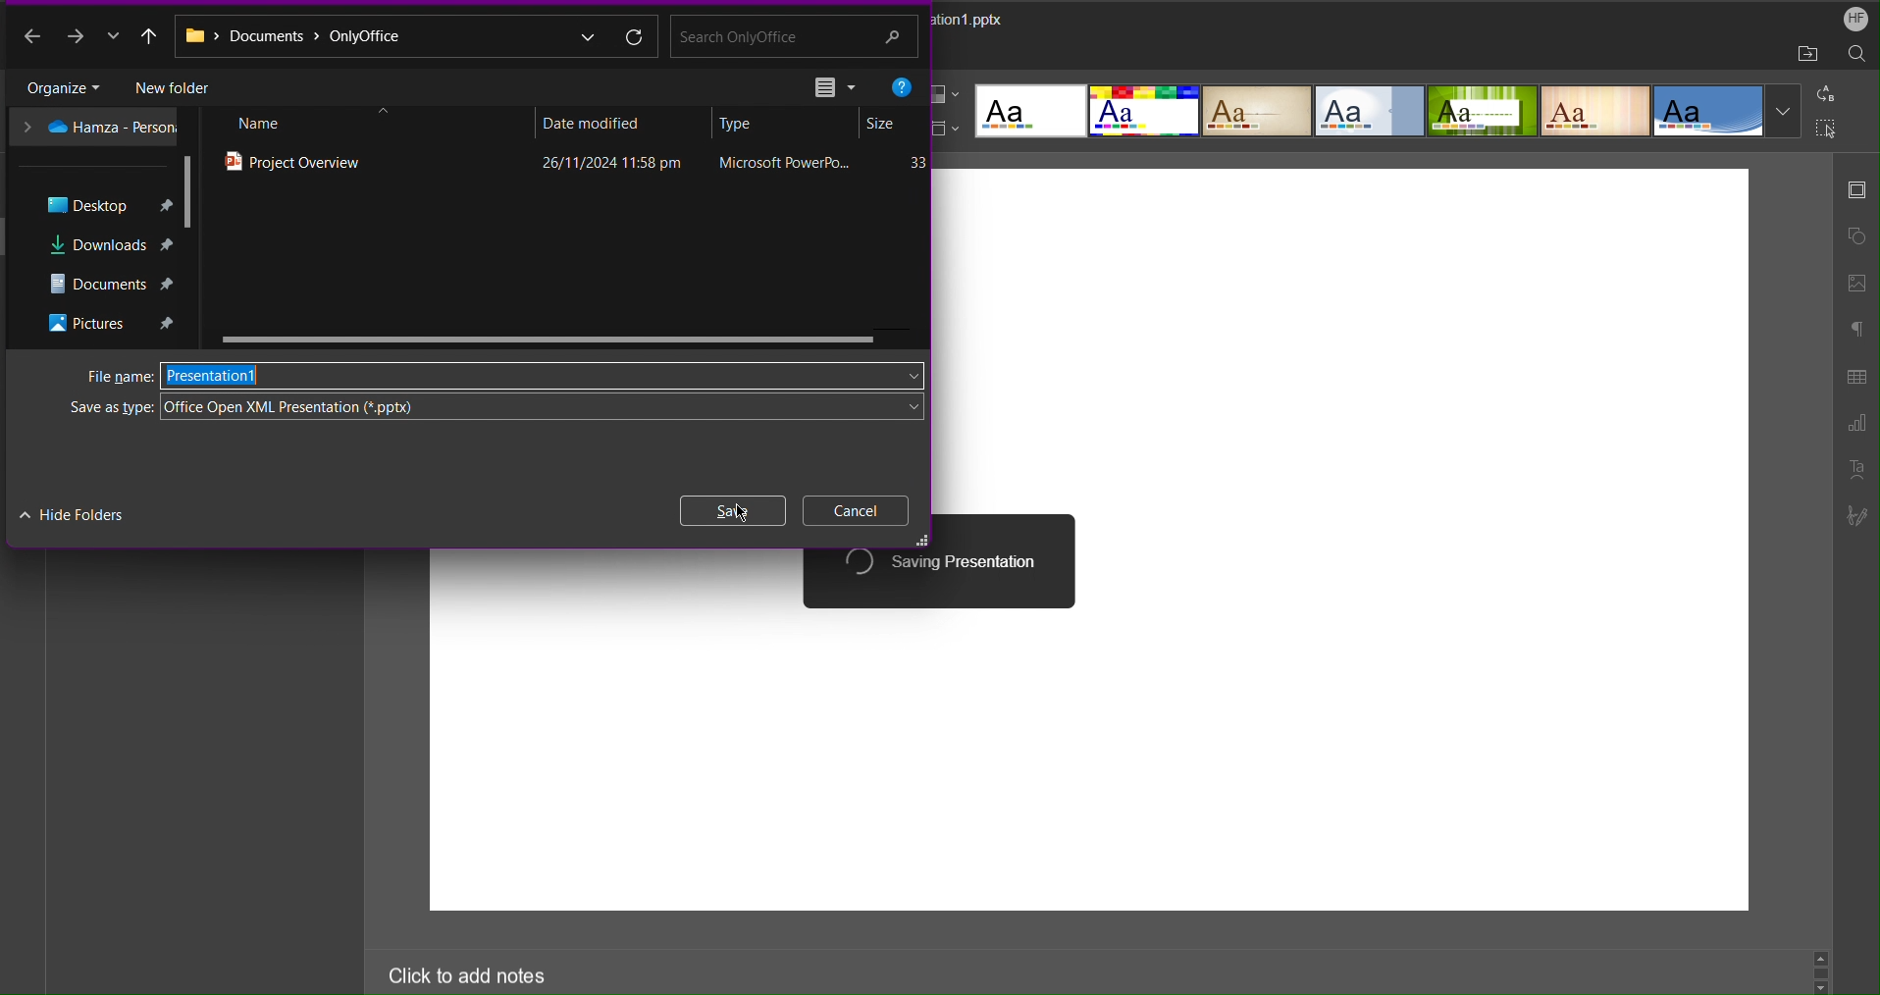 The height and width of the screenshot is (995, 1880). Describe the element at coordinates (746, 515) in the screenshot. I see `cursor` at that location.